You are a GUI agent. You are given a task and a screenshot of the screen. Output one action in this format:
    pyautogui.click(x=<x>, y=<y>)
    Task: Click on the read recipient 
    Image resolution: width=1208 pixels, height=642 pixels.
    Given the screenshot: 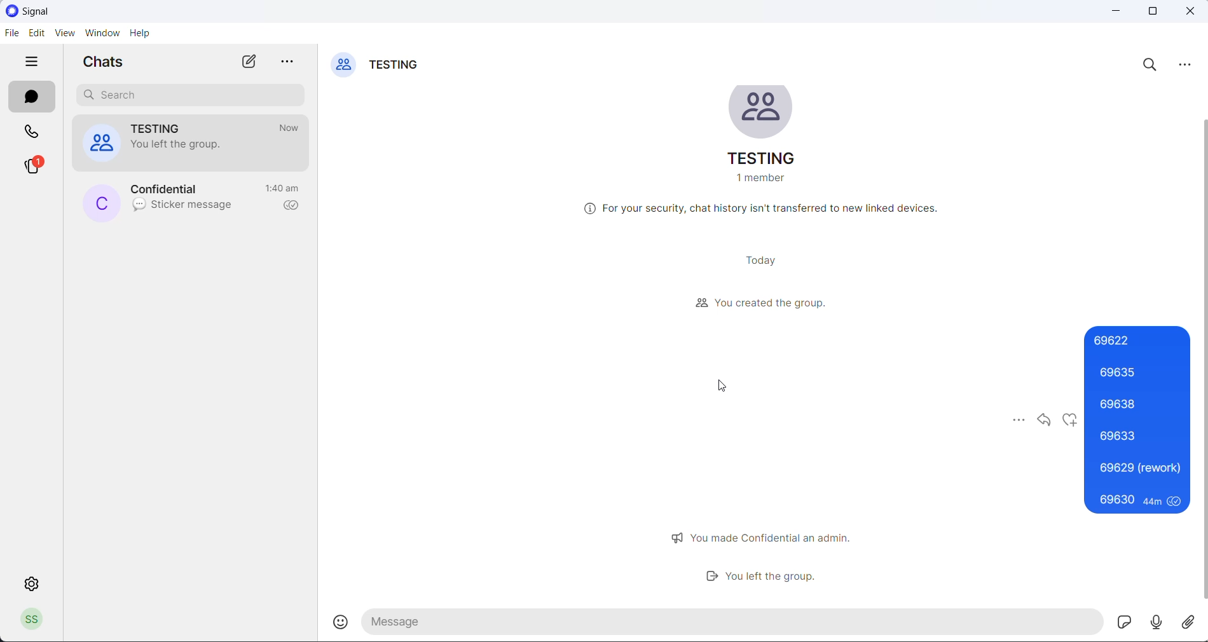 What is the action you would take?
    pyautogui.click(x=292, y=207)
    